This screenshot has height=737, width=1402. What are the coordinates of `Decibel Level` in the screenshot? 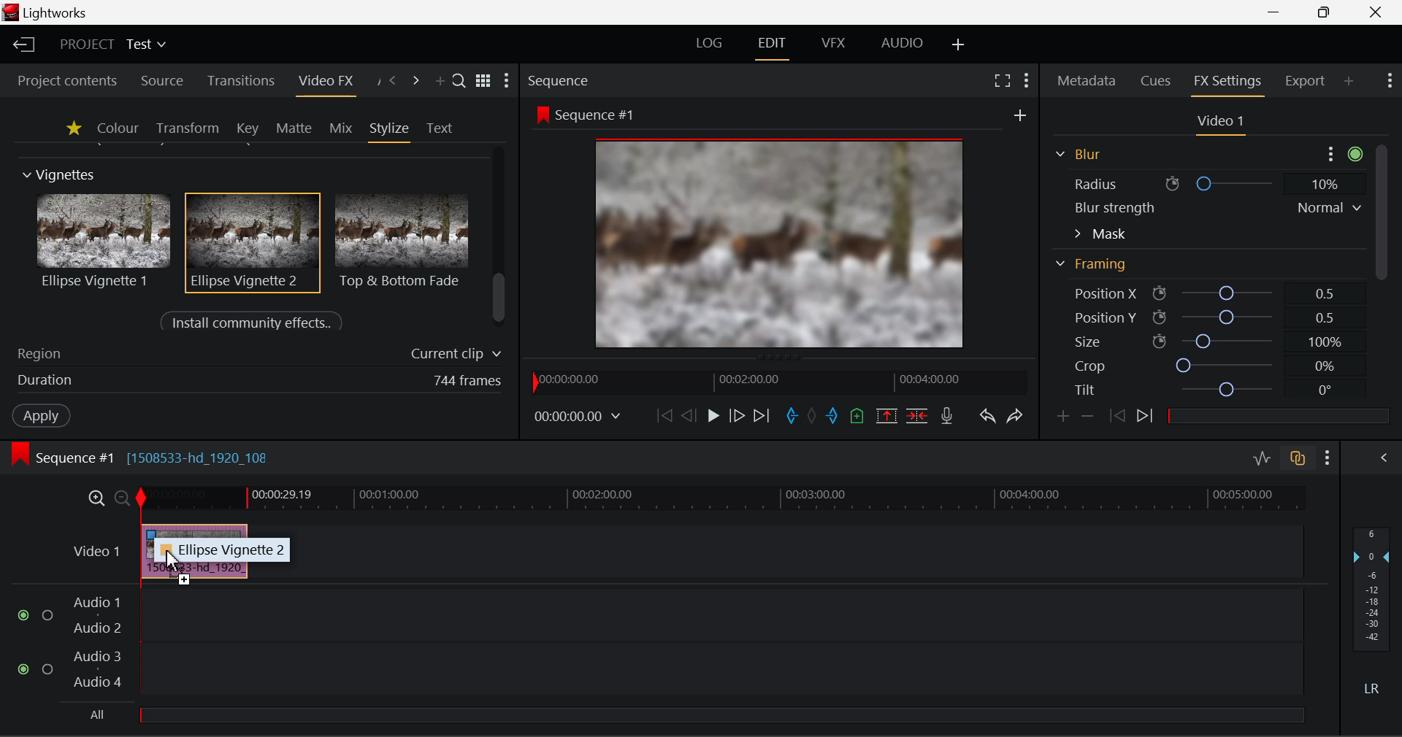 It's located at (1372, 616).